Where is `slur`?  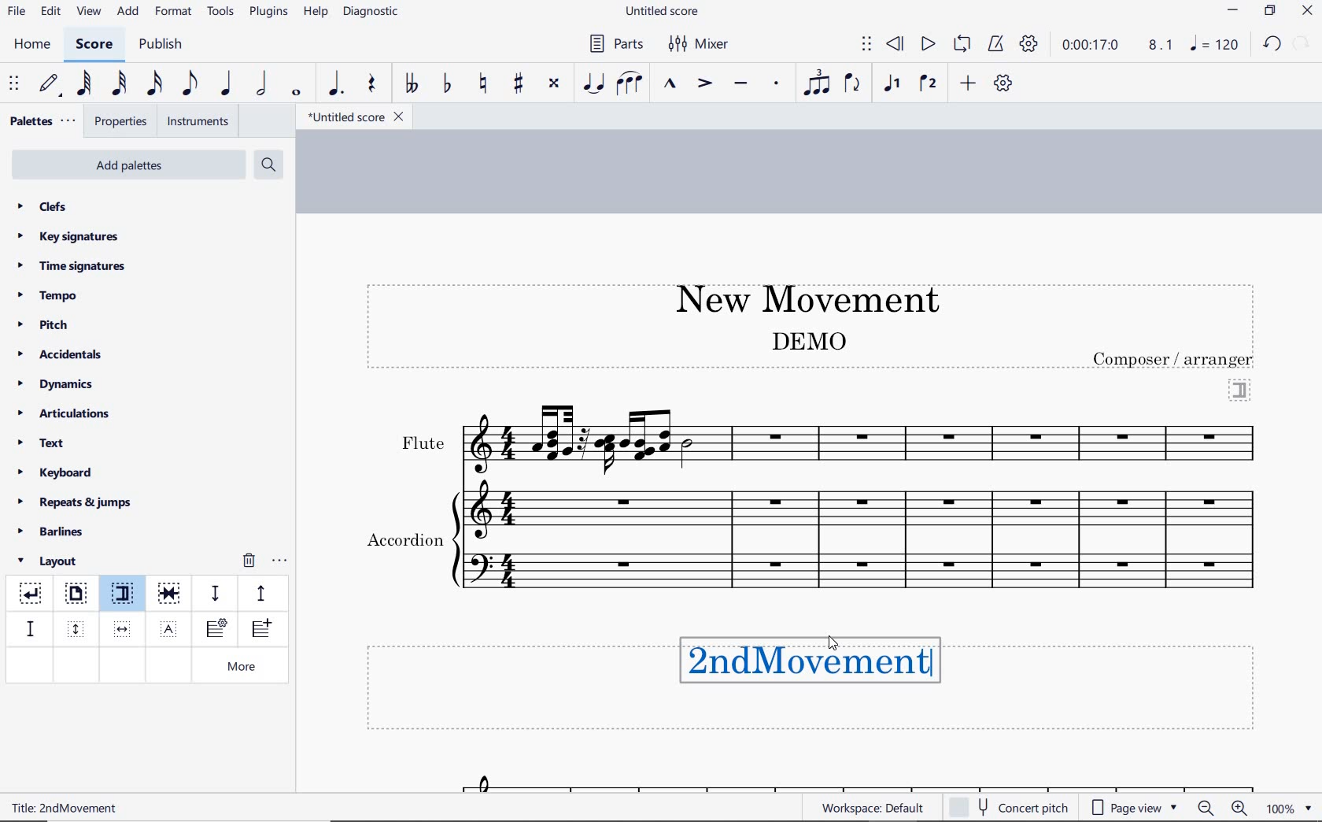 slur is located at coordinates (630, 84).